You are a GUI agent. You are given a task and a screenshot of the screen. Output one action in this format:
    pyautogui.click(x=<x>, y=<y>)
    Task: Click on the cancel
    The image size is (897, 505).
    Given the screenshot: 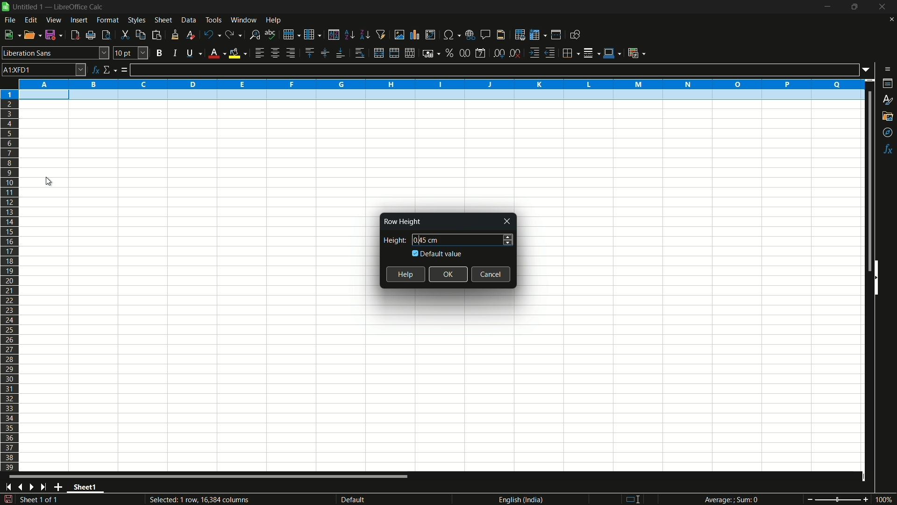 What is the action you would take?
    pyautogui.click(x=491, y=274)
    